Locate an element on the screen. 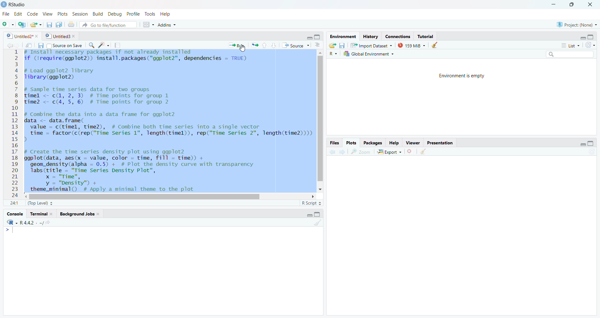 Image resolution: width=600 pixels, height=318 pixels. Typing Indicator is located at coordinates (9, 230).